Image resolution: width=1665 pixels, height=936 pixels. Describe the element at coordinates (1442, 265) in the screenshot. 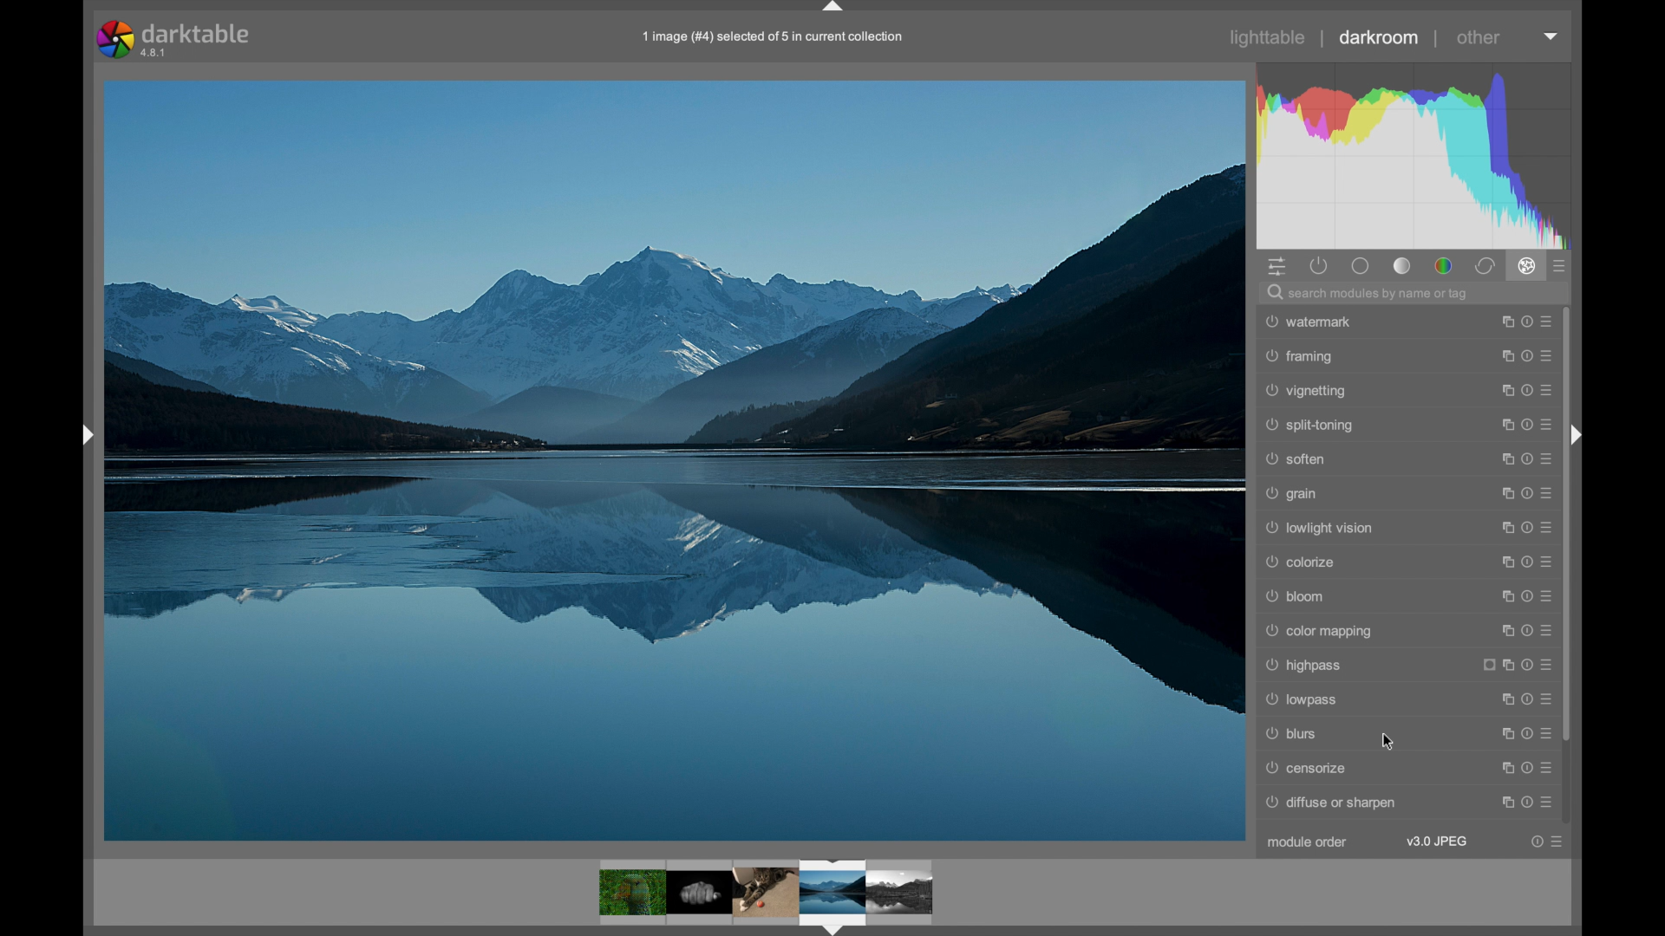

I see `color` at that location.